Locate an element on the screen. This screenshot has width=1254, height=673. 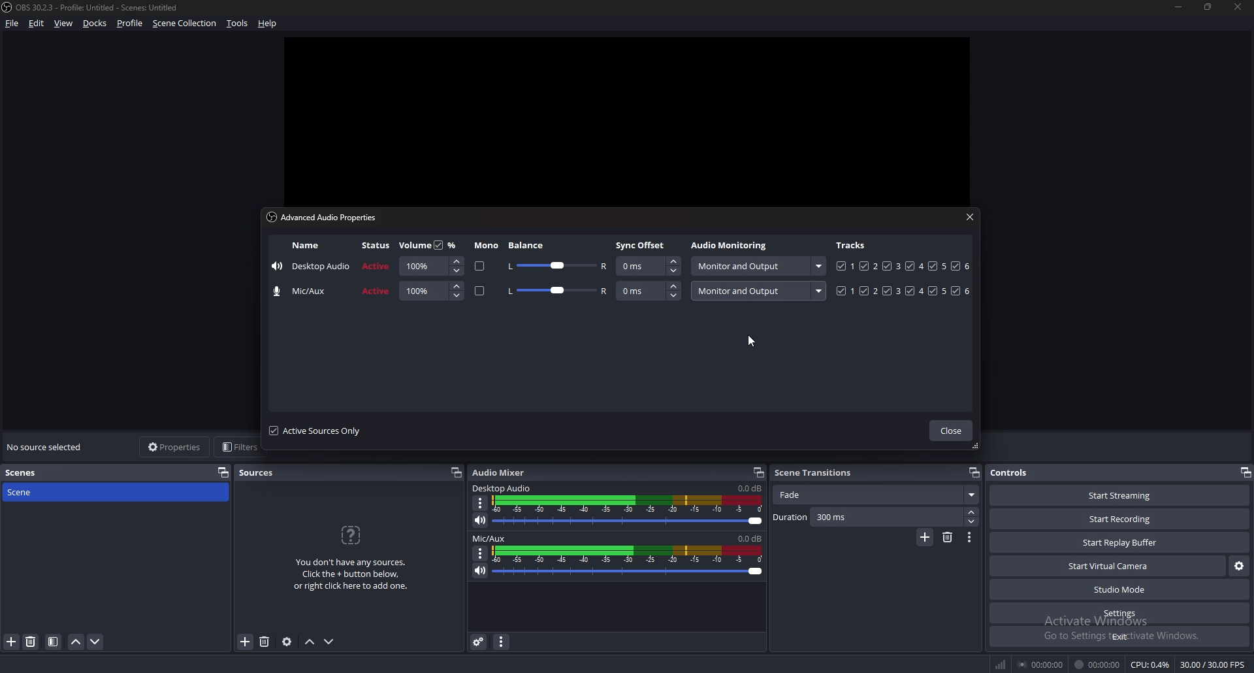
increase duration is located at coordinates (971, 512).